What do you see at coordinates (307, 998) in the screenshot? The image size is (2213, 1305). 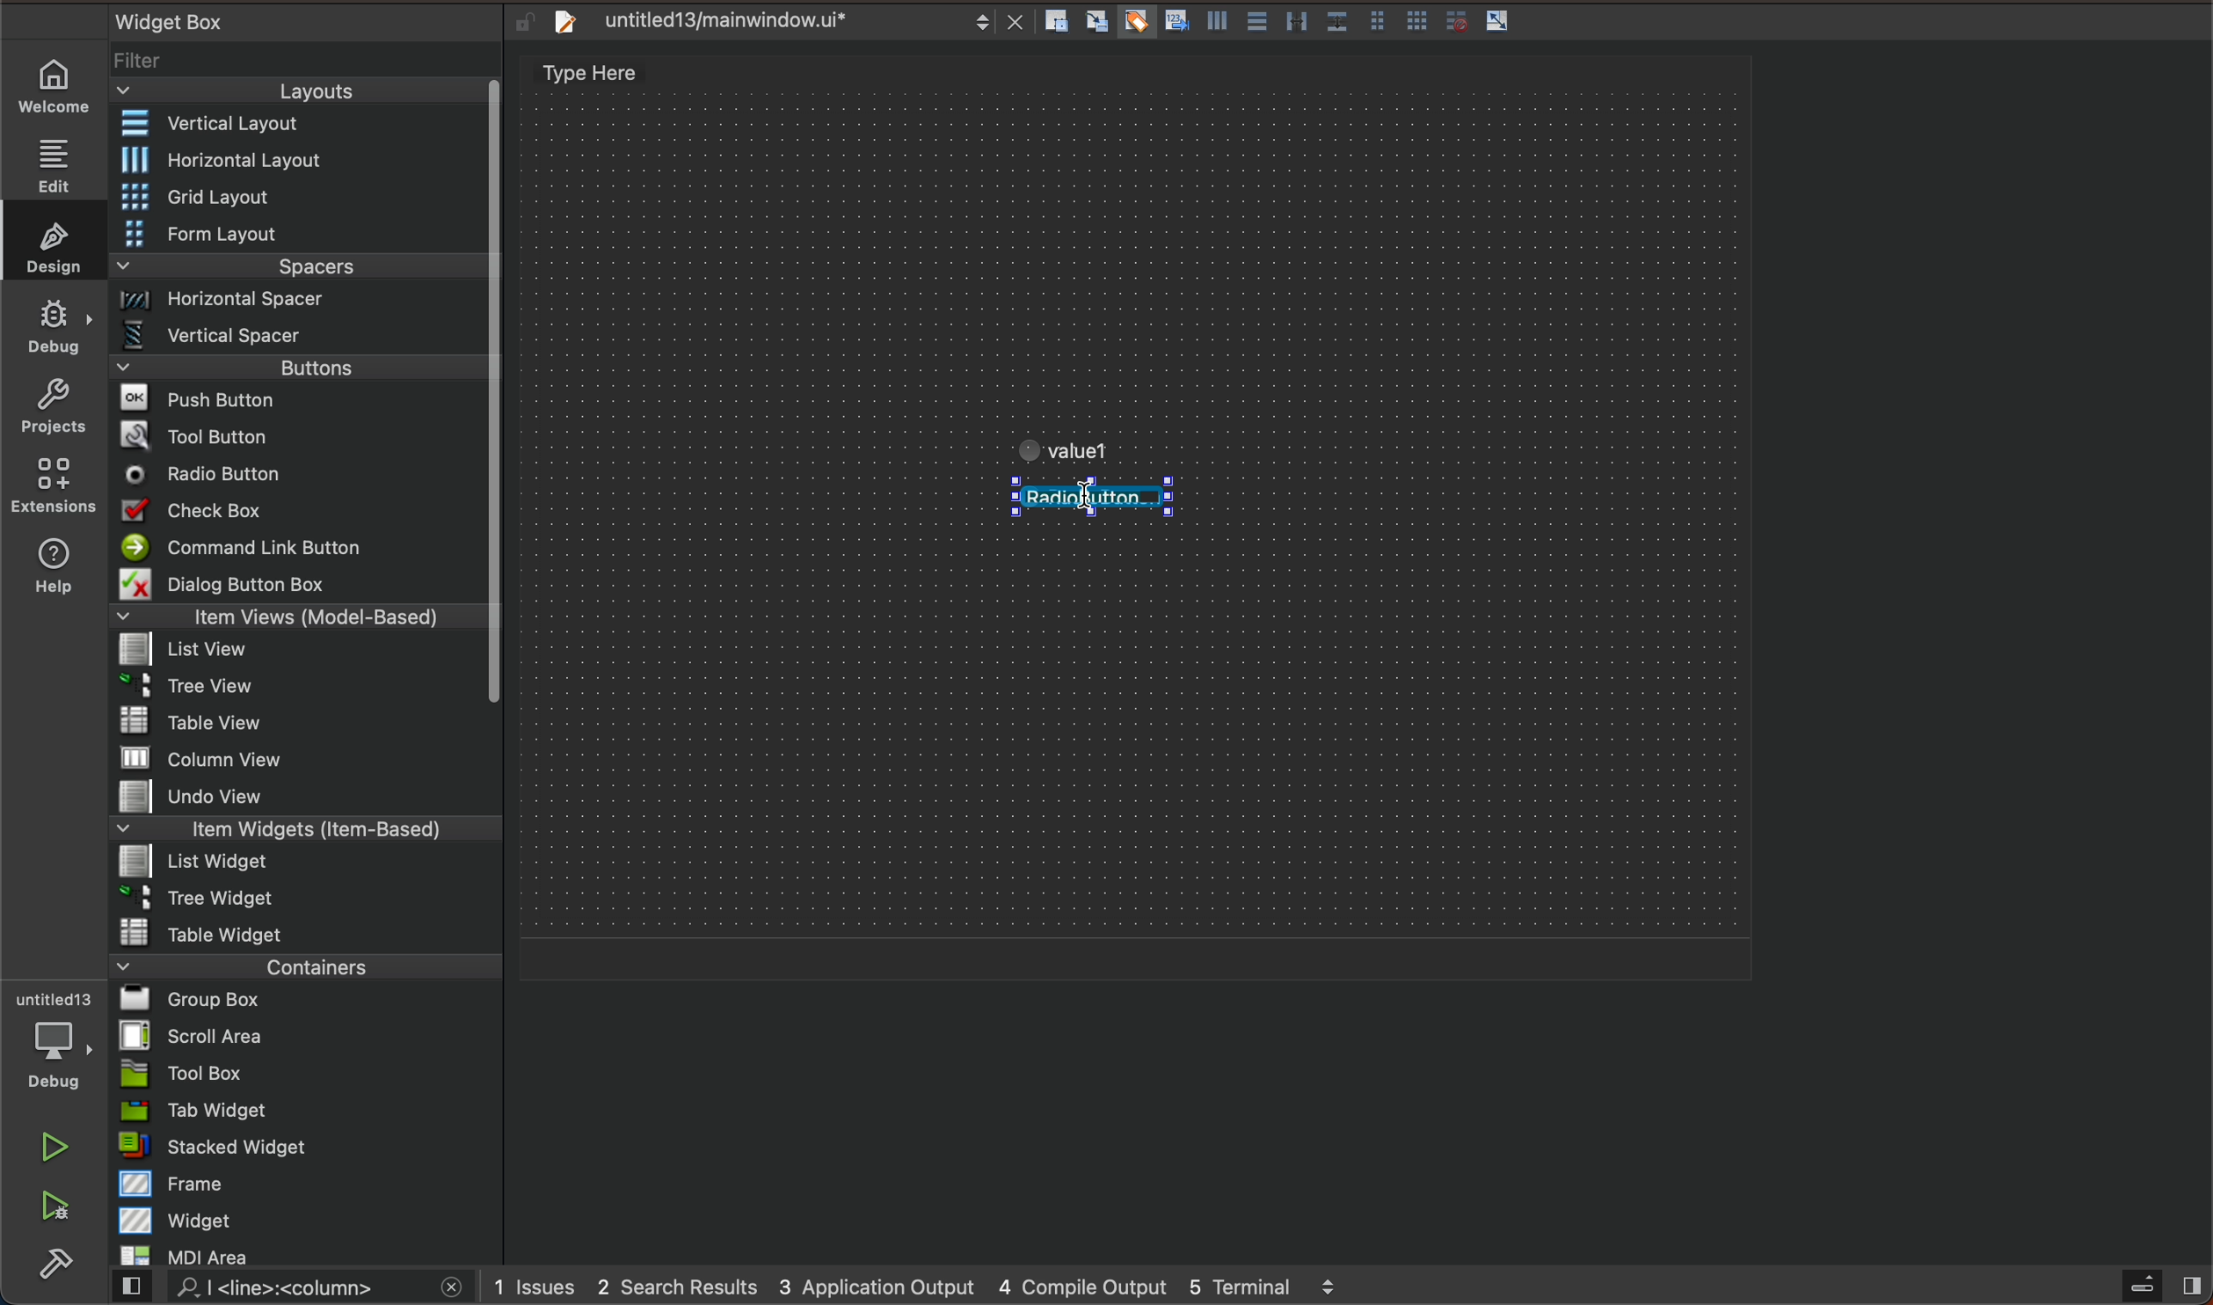 I see `group box` at bounding box center [307, 998].